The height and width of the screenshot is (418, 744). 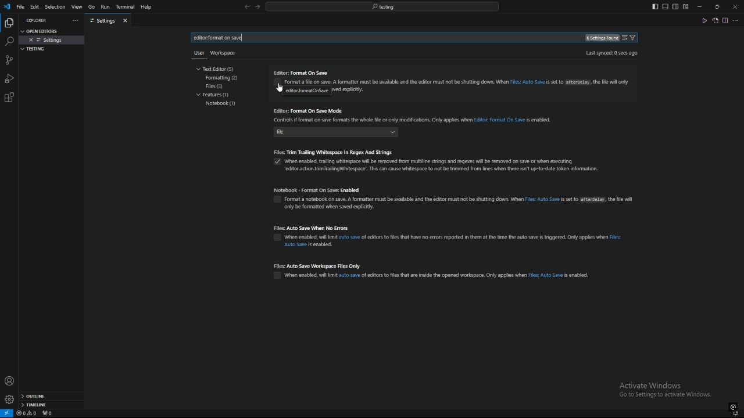 I want to click on timeline, so click(x=51, y=406).